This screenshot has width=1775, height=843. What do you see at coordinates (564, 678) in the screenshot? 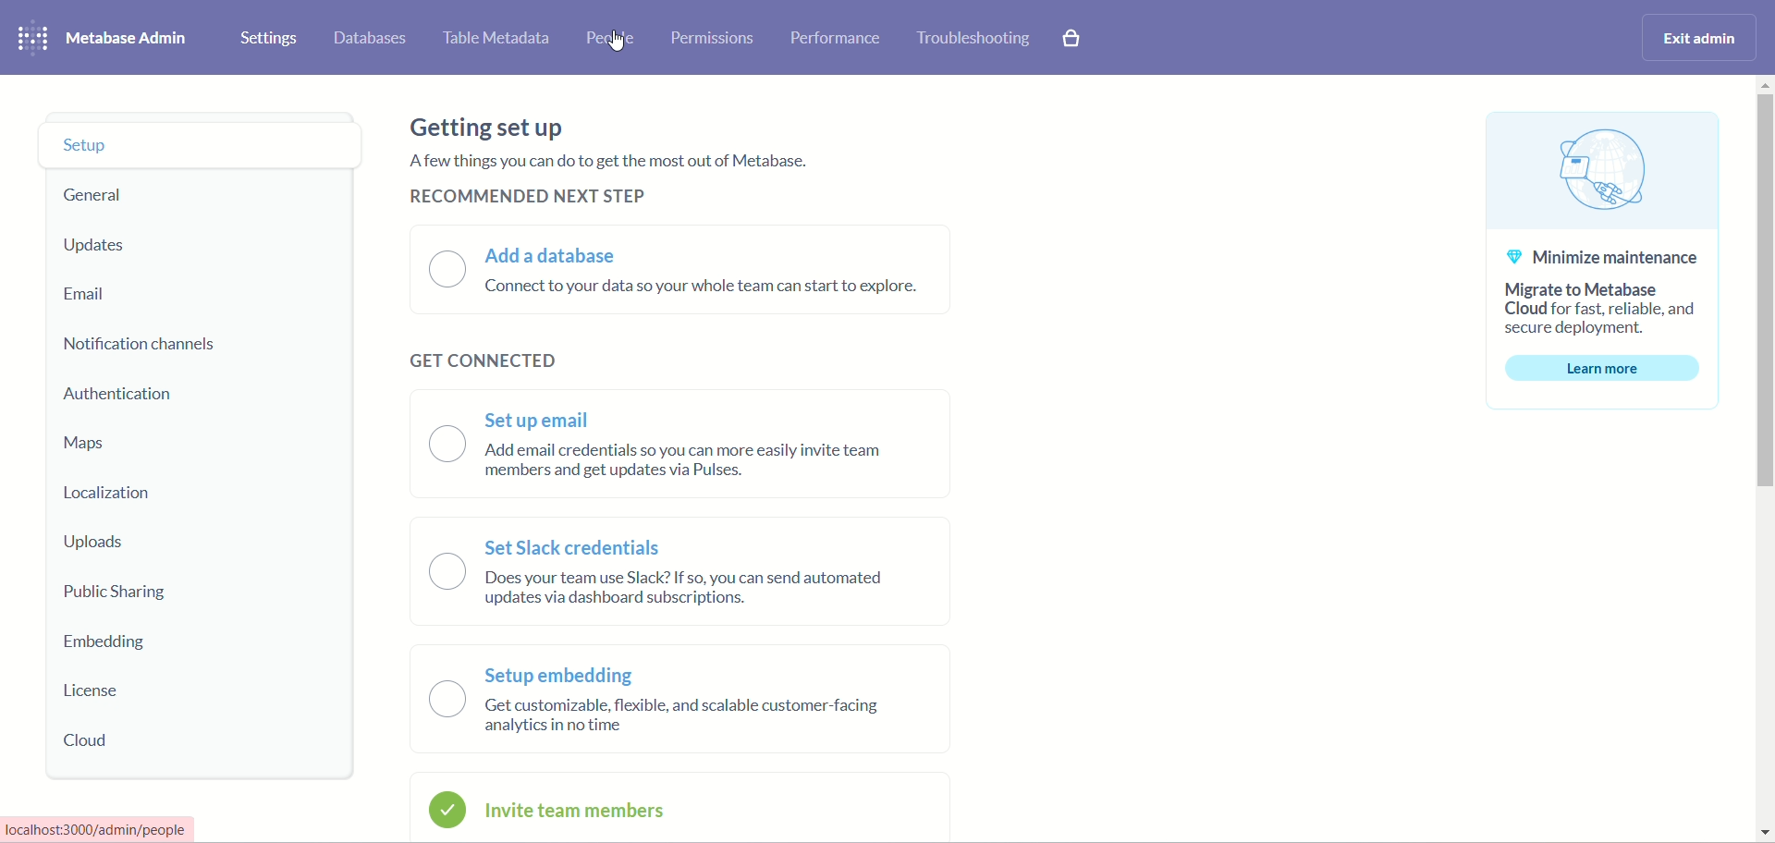
I see `setup embedding` at bounding box center [564, 678].